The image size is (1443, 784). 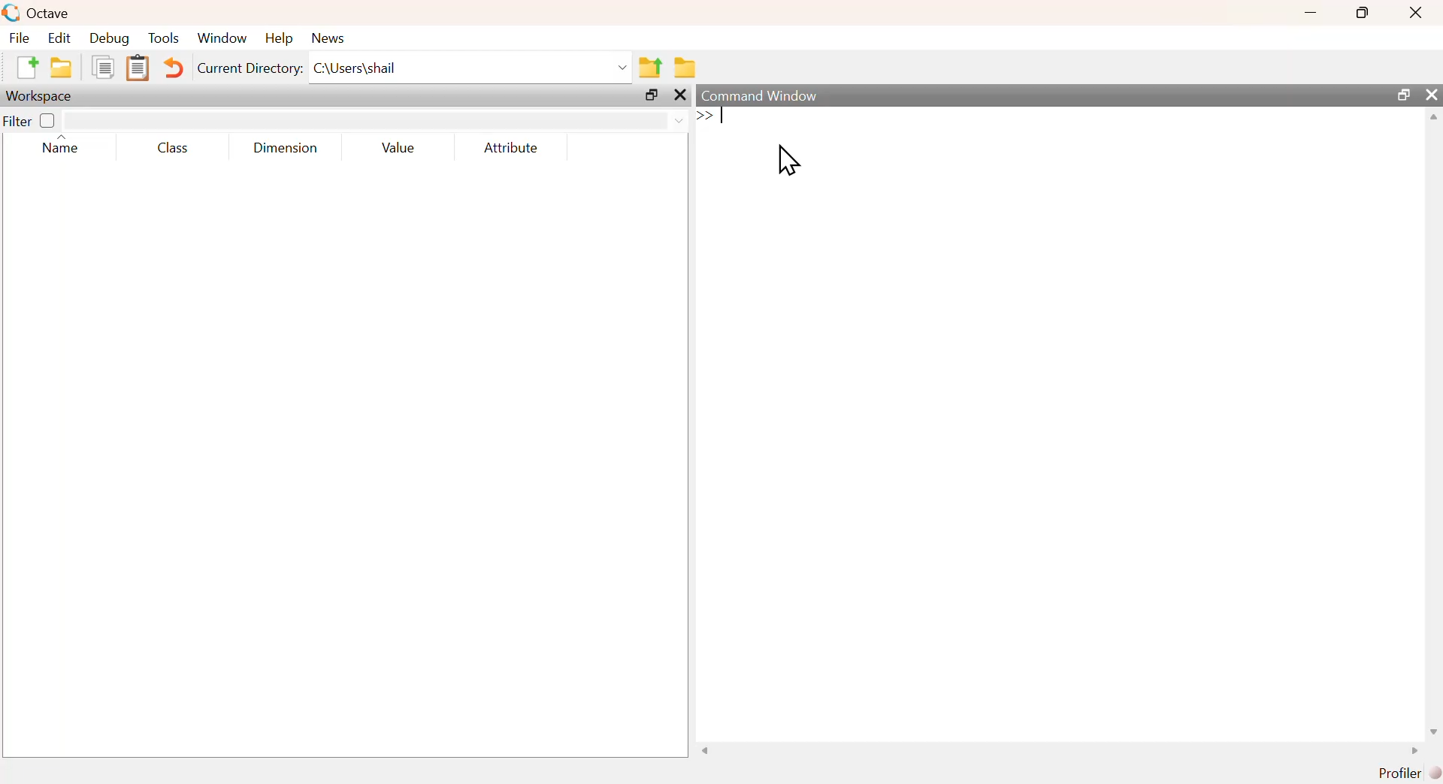 I want to click on filter, so click(x=17, y=120).